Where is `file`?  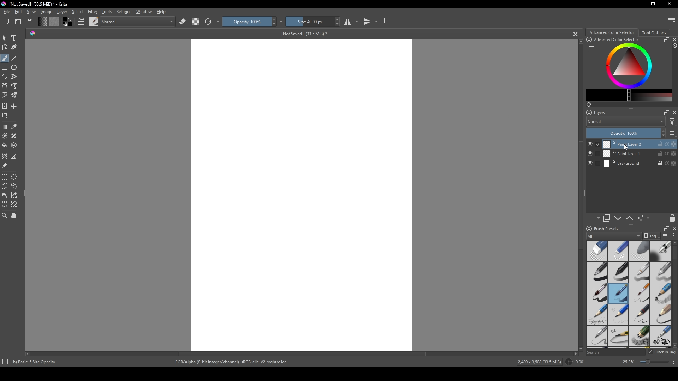 file is located at coordinates (6, 12).